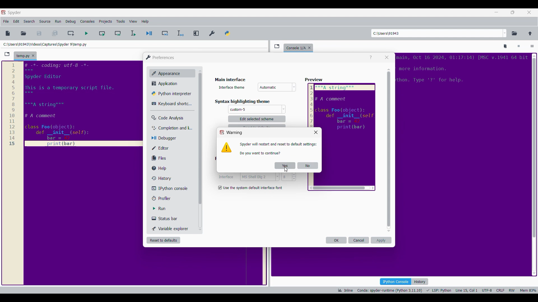  I want to click on Browse tabs, so click(277, 46).